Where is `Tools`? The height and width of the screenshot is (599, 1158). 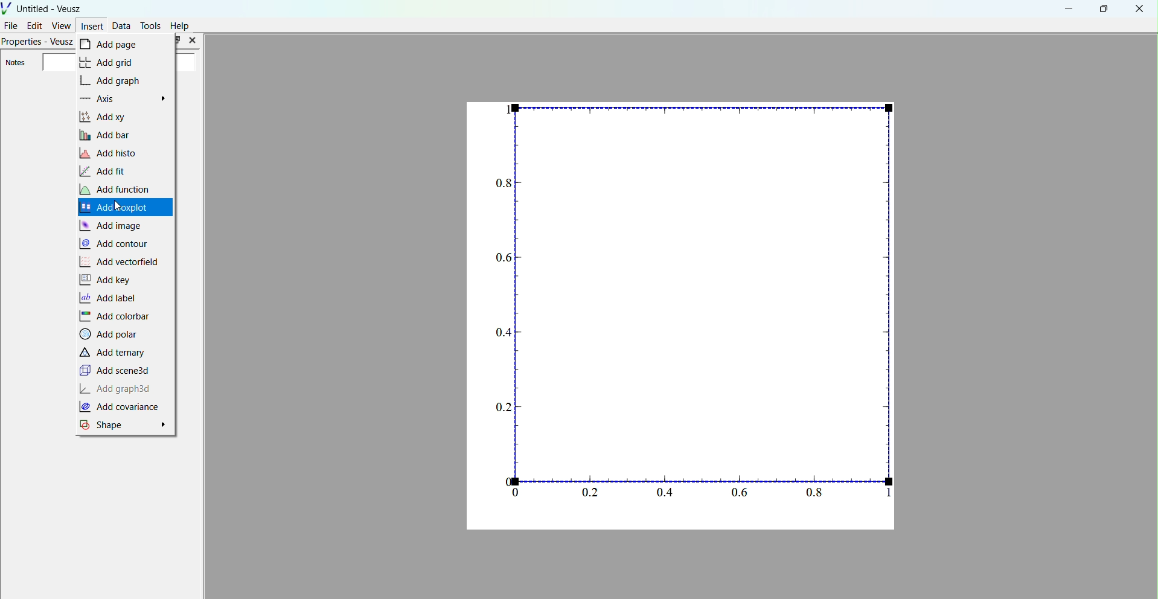
Tools is located at coordinates (151, 25).